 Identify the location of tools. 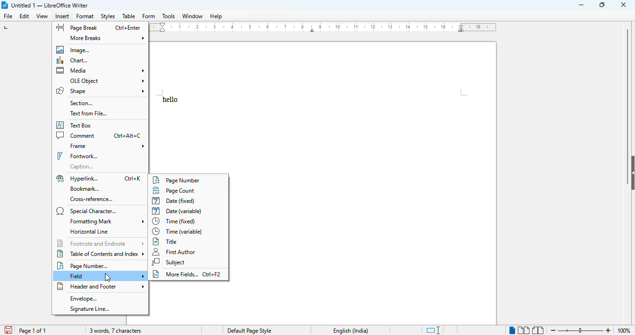
(168, 16).